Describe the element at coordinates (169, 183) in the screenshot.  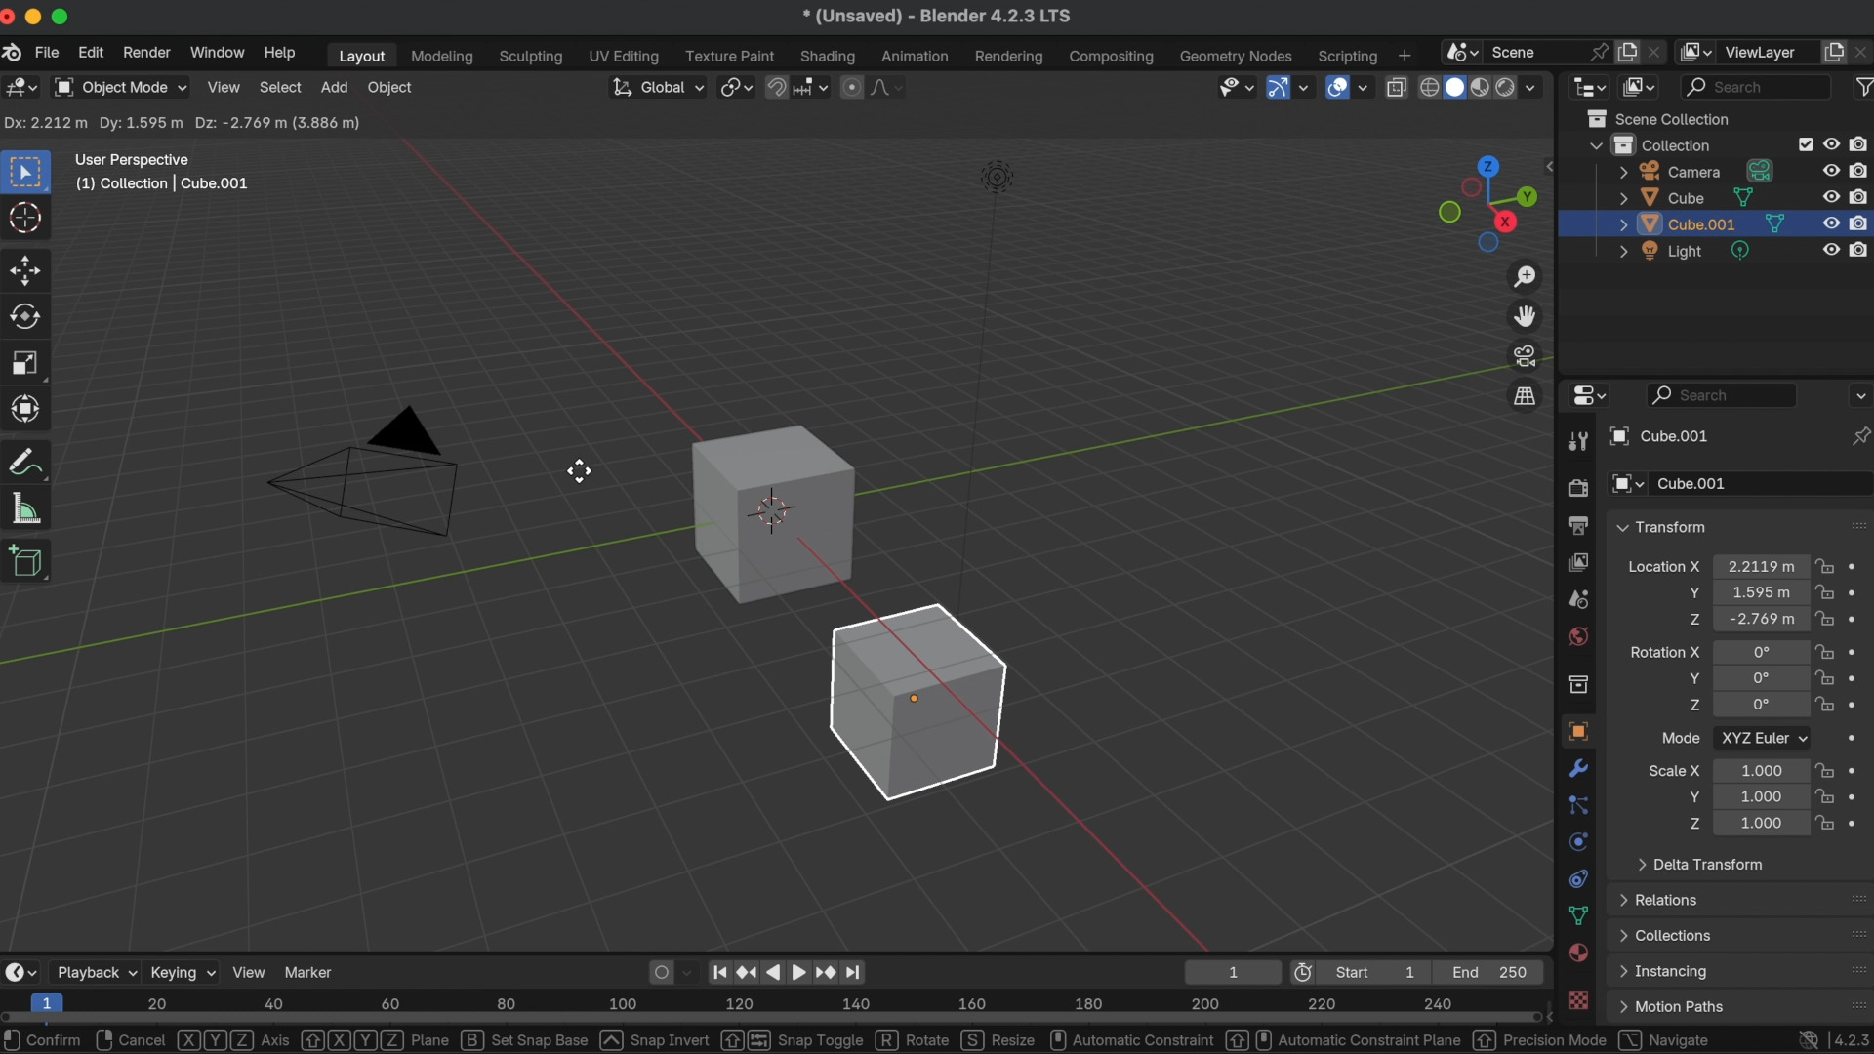
I see `(1) collection | cube.001` at that location.